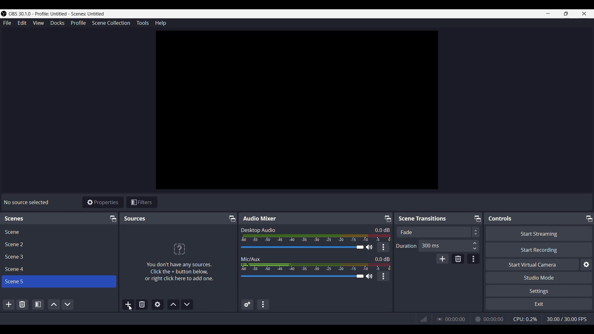 The width and height of the screenshot is (594, 334). Describe the element at coordinates (258, 230) in the screenshot. I see `Text` at that location.